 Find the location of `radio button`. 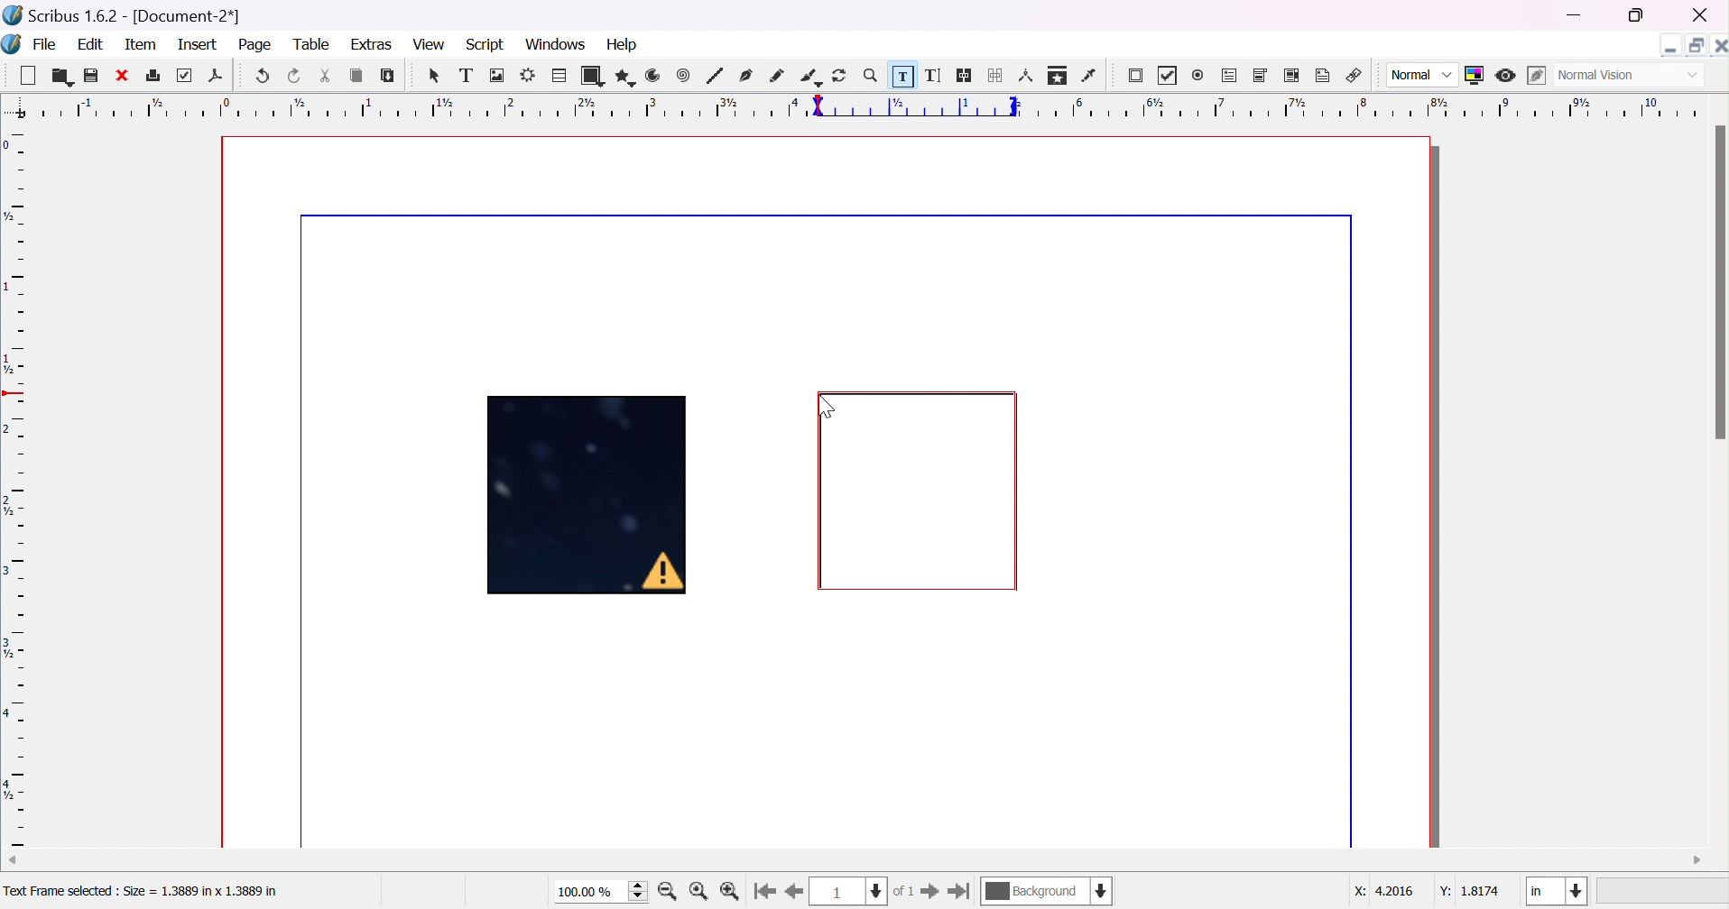

radio button is located at coordinates (1199, 76).